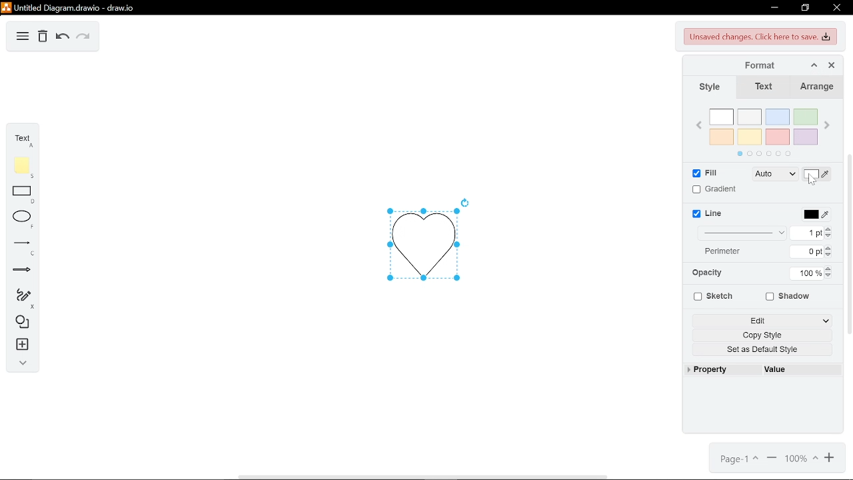  Describe the element at coordinates (21, 299) in the screenshot. I see `freehand` at that location.